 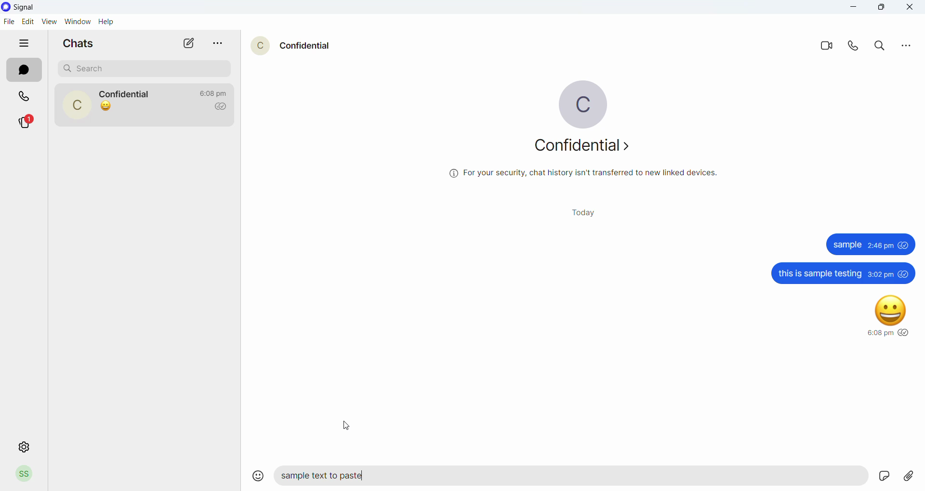 I want to click on maximize, so click(x=883, y=8).